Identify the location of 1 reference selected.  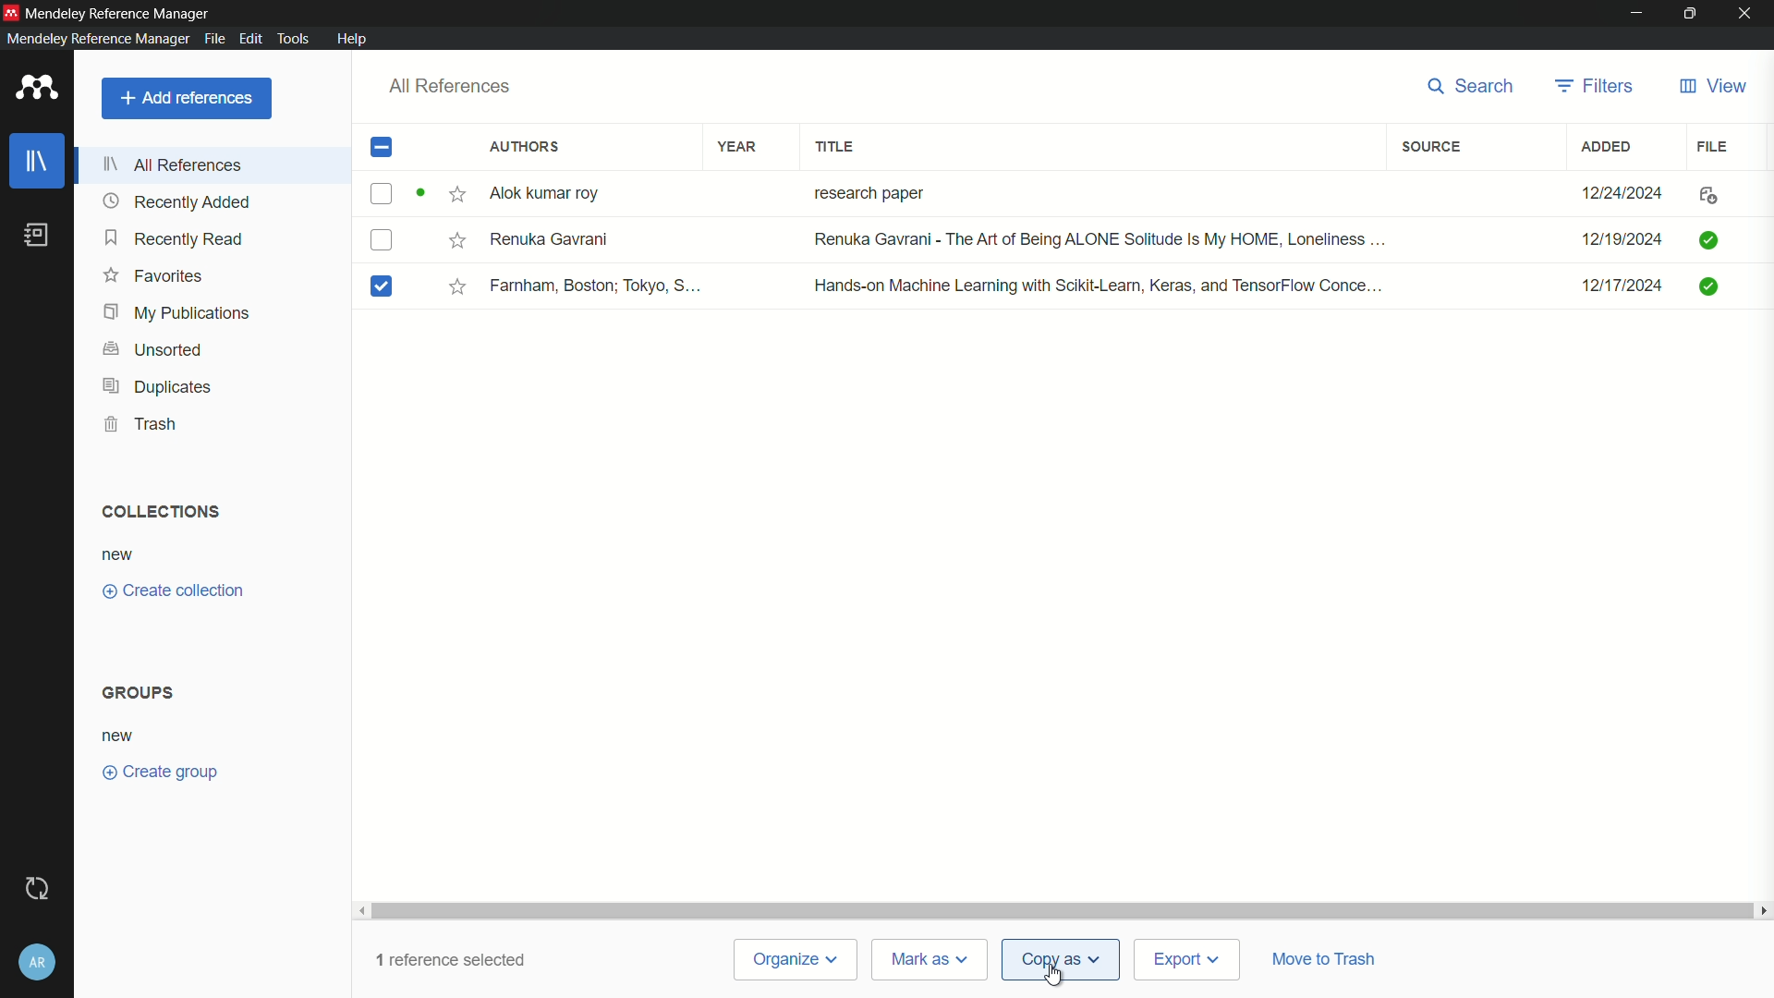
(451, 962).